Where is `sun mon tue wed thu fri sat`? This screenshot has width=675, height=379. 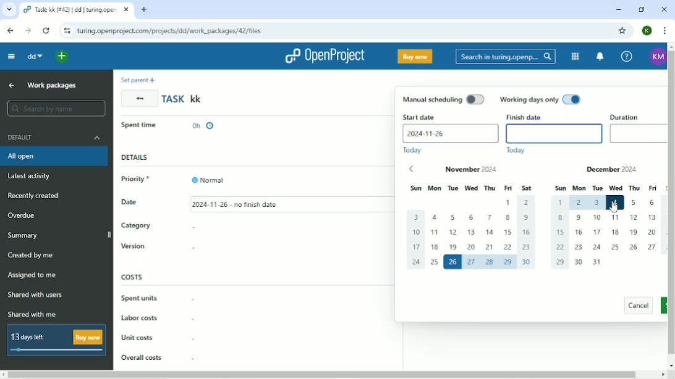 sun mon tue wed thu fri sat is located at coordinates (606, 187).